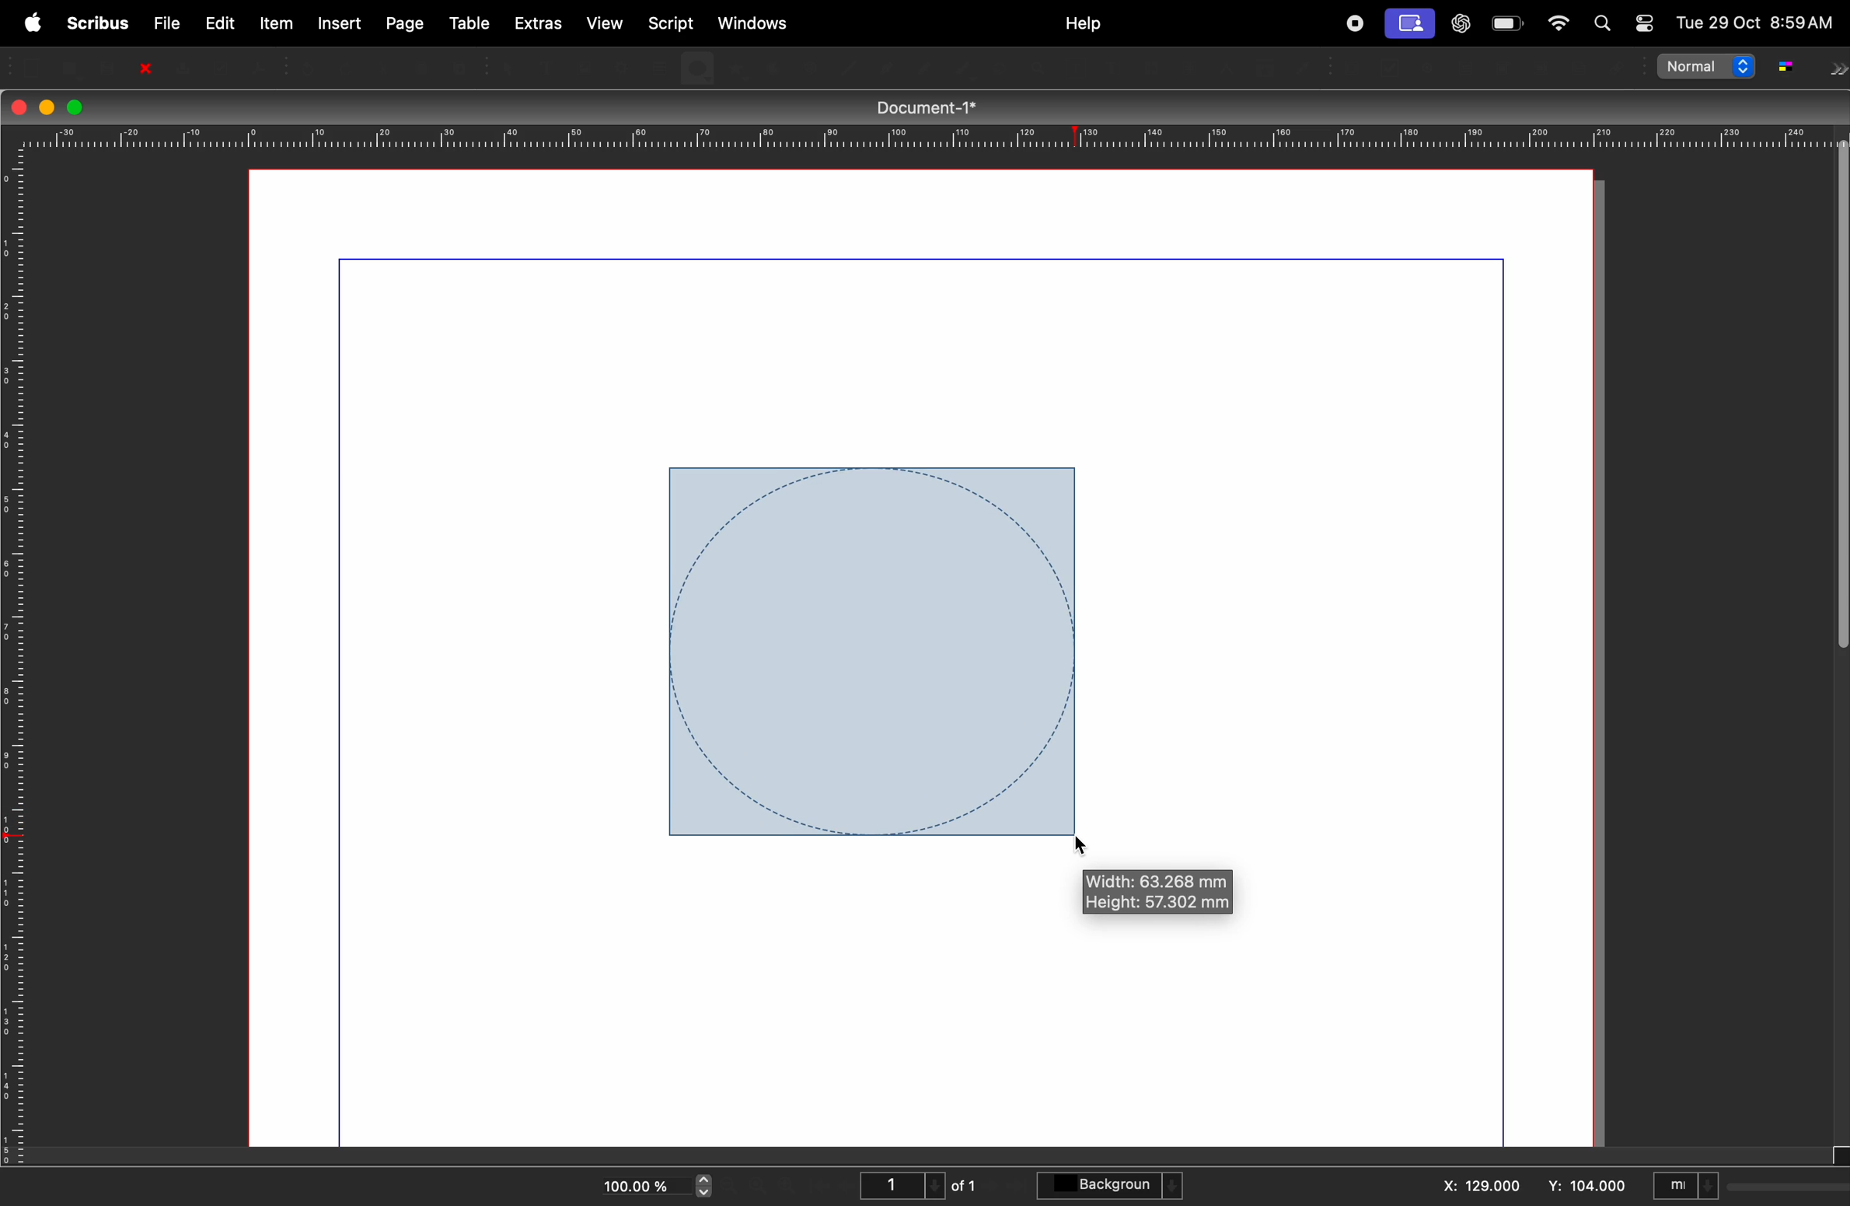 Image resolution: width=1850 pixels, height=1206 pixels. What do you see at coordinates (1353, 23) in the screenshot?
I see `record` at bounding box center [1353, 23].